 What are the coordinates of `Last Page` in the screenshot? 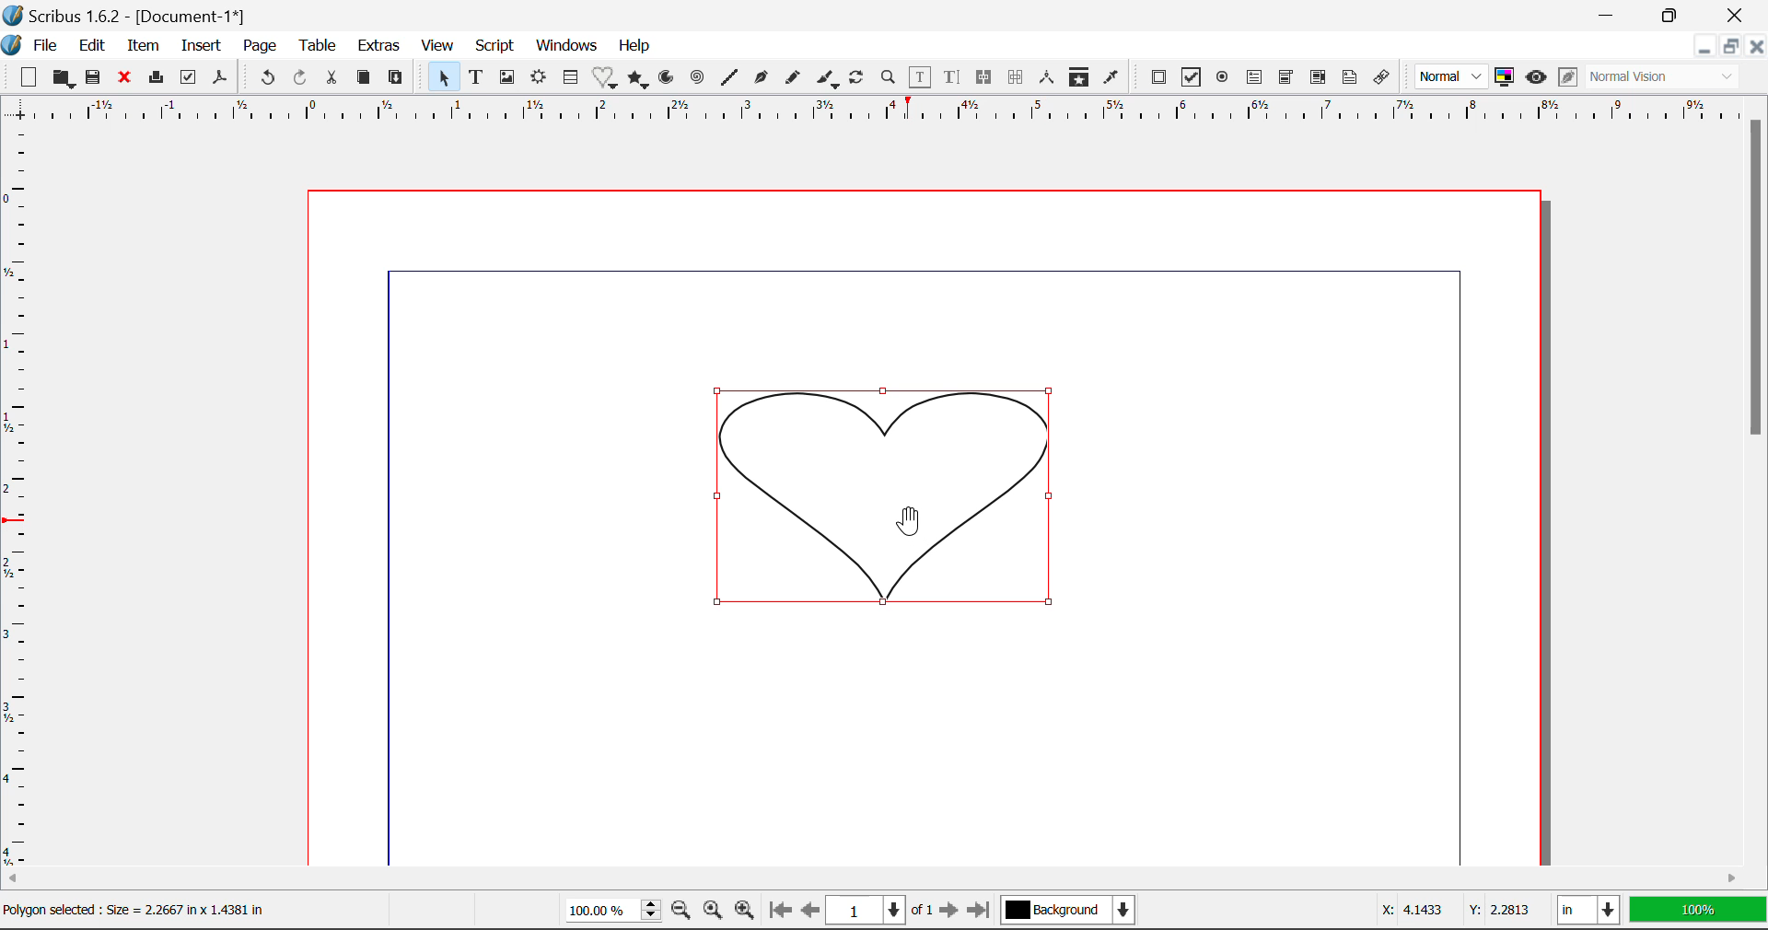 It's located at (982, 911).